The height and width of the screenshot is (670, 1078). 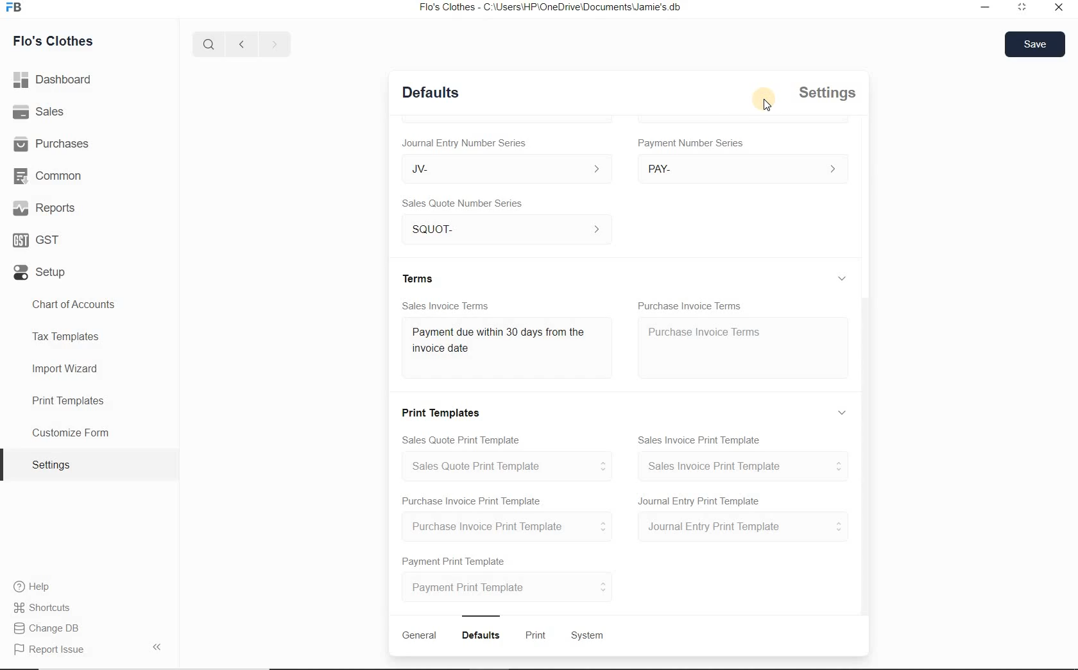 What do you see at coordinates (740, 528) in the screenshot?
I see `Journal Entry Print Template` at bounding box center [740, 528].